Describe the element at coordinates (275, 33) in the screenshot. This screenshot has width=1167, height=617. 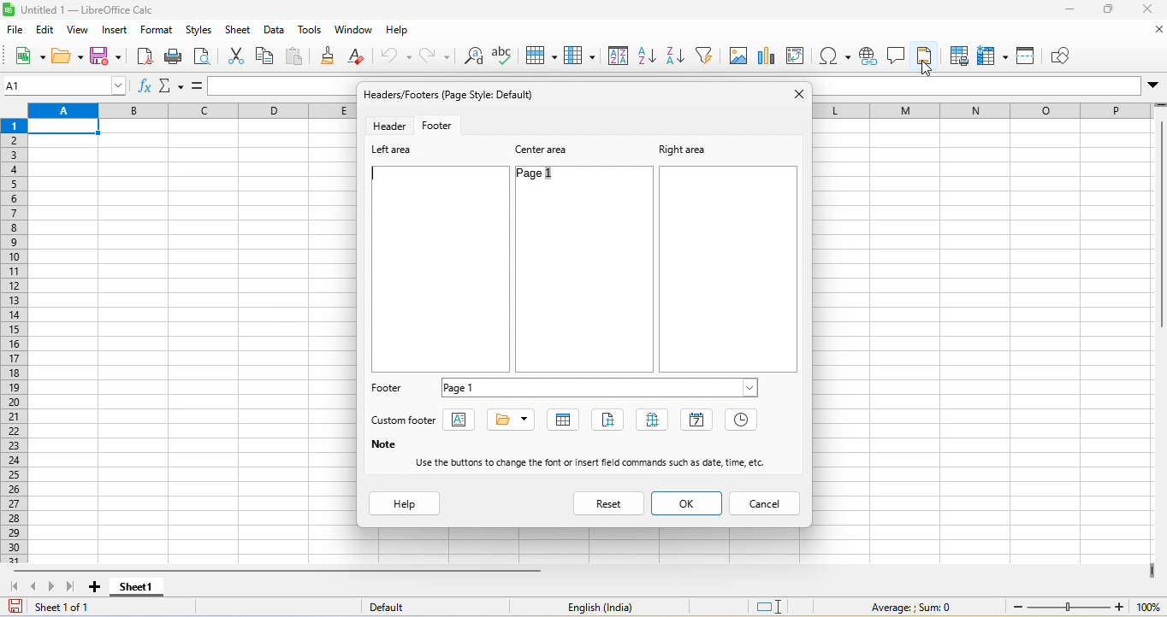
I see `data` at that location.